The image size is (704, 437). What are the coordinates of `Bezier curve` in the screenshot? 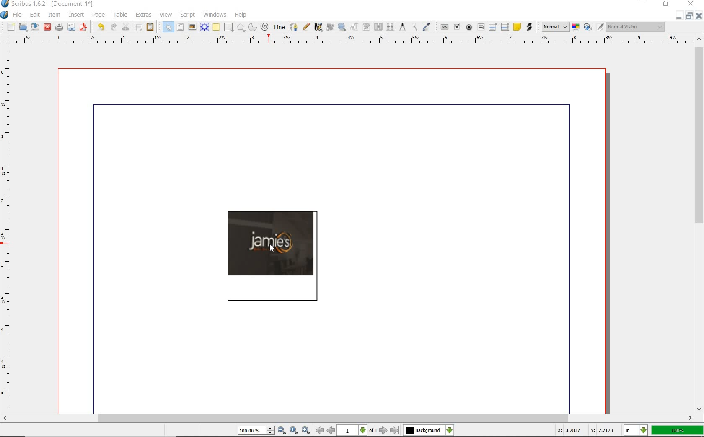 It's located at (294, 27).